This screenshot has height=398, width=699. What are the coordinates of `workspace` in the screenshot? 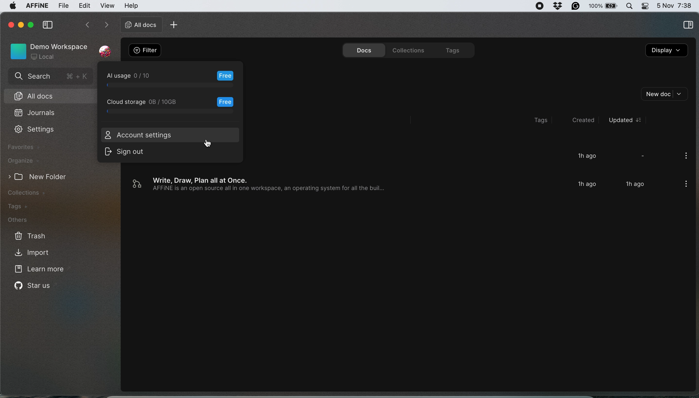 It's located at (48, 51).